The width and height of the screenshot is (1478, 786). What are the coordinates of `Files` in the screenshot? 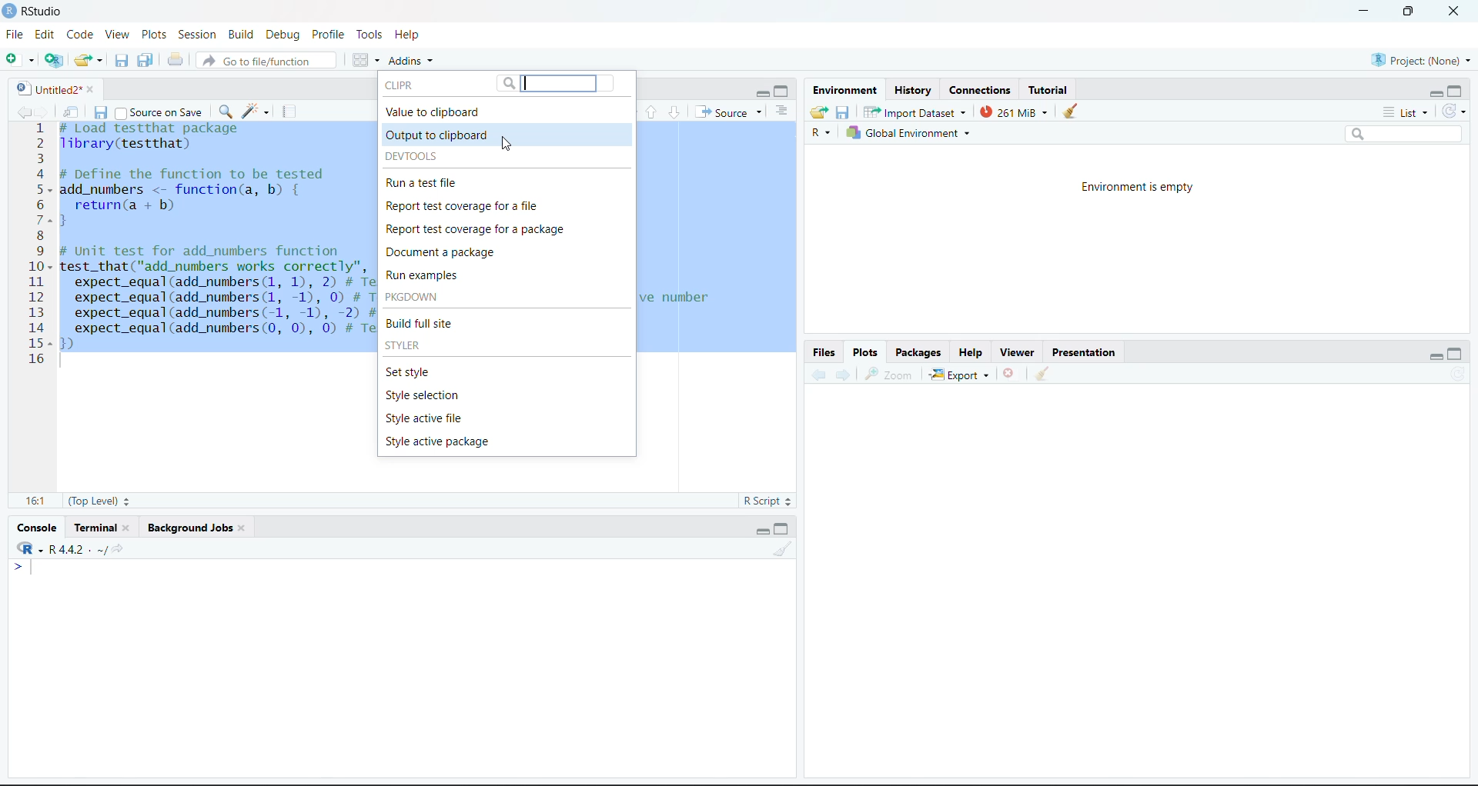 It's located at (824, 352).